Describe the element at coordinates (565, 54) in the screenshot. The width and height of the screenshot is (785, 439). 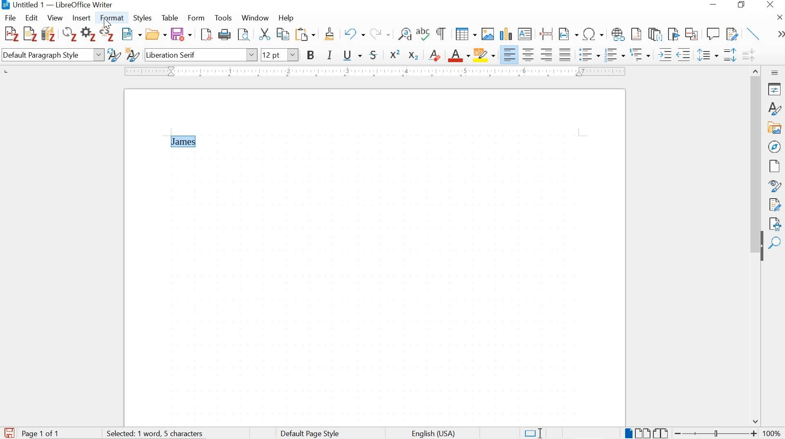
I see `justified` at that location.